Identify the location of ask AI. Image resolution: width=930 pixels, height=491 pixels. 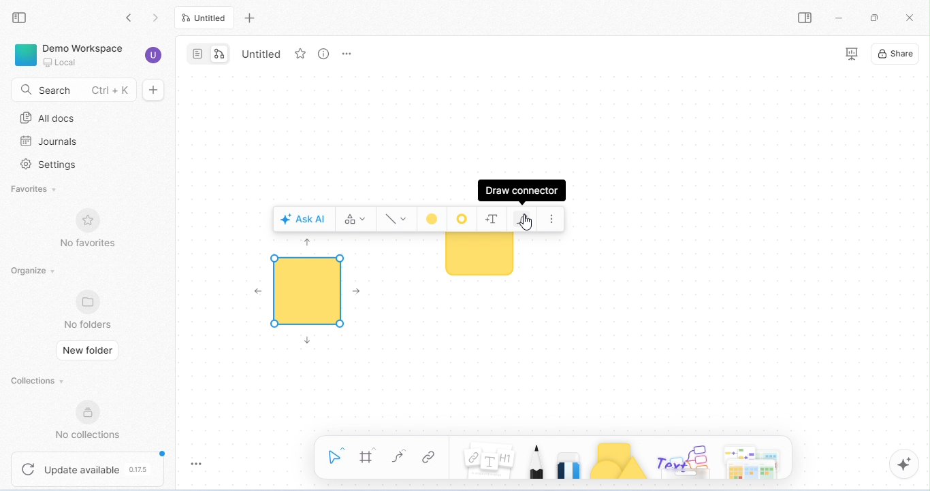
(303, 218).